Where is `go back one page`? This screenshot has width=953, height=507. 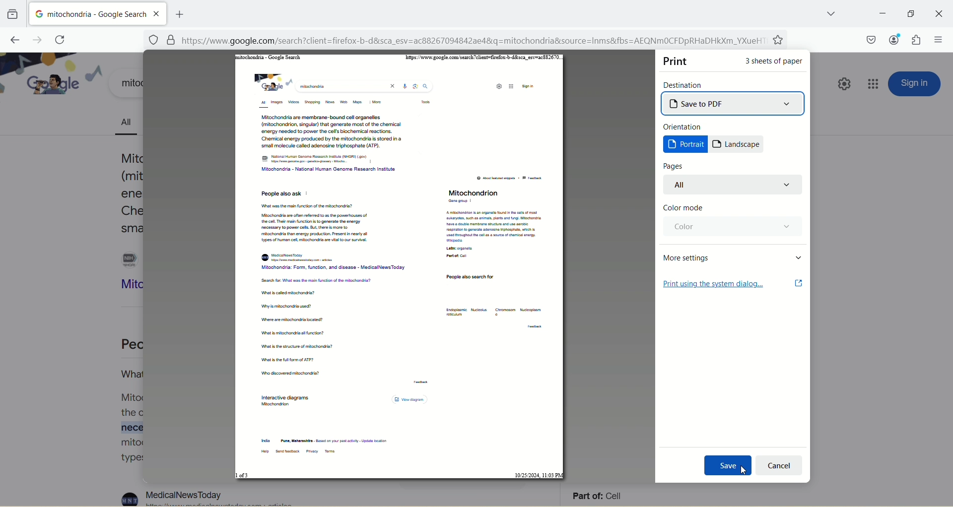 go back one page is located at coordinates (13, 39).